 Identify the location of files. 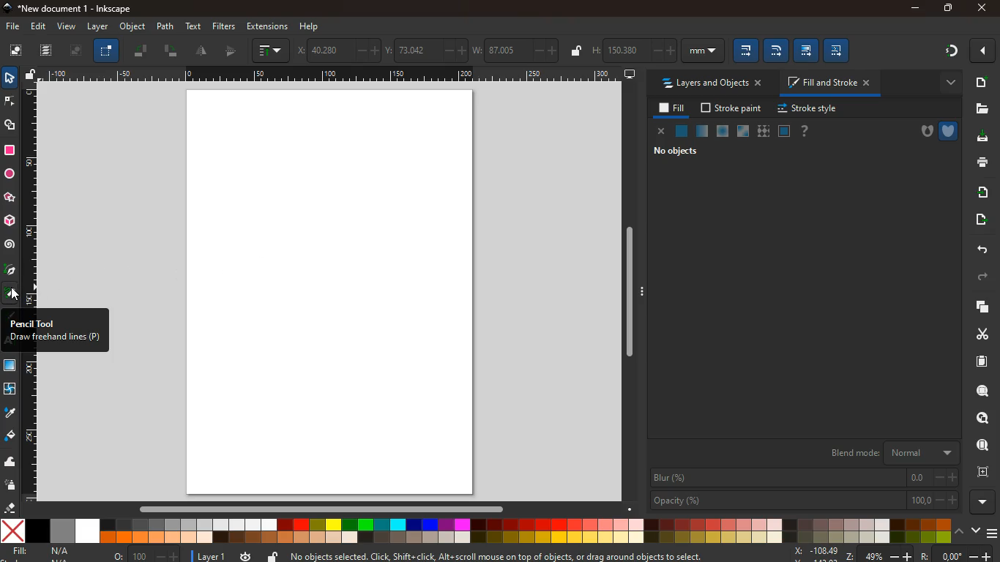
(980, 108).